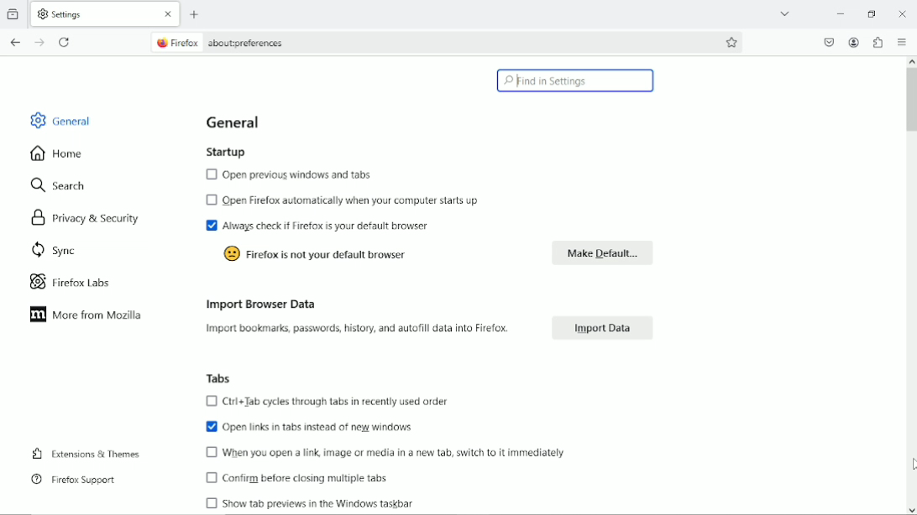 This screenshot has height=515, width=917. Describe the element at coordinates (576, 81) in the screenshot. I see `Find in settings` at that location.